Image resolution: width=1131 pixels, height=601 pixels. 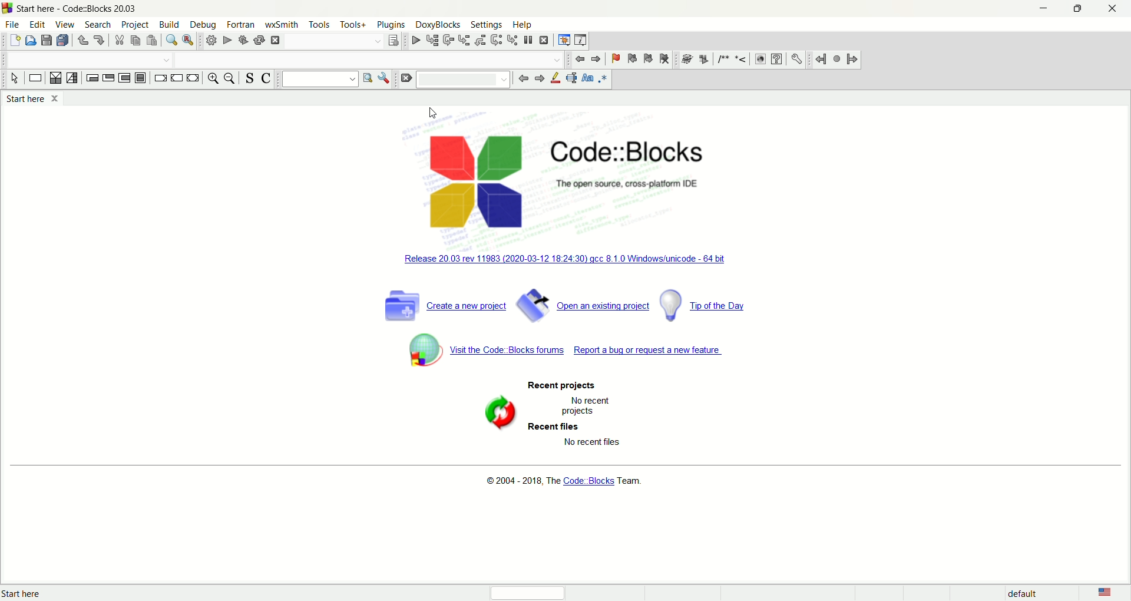 I want to click on file, so click(x=15, y=25).